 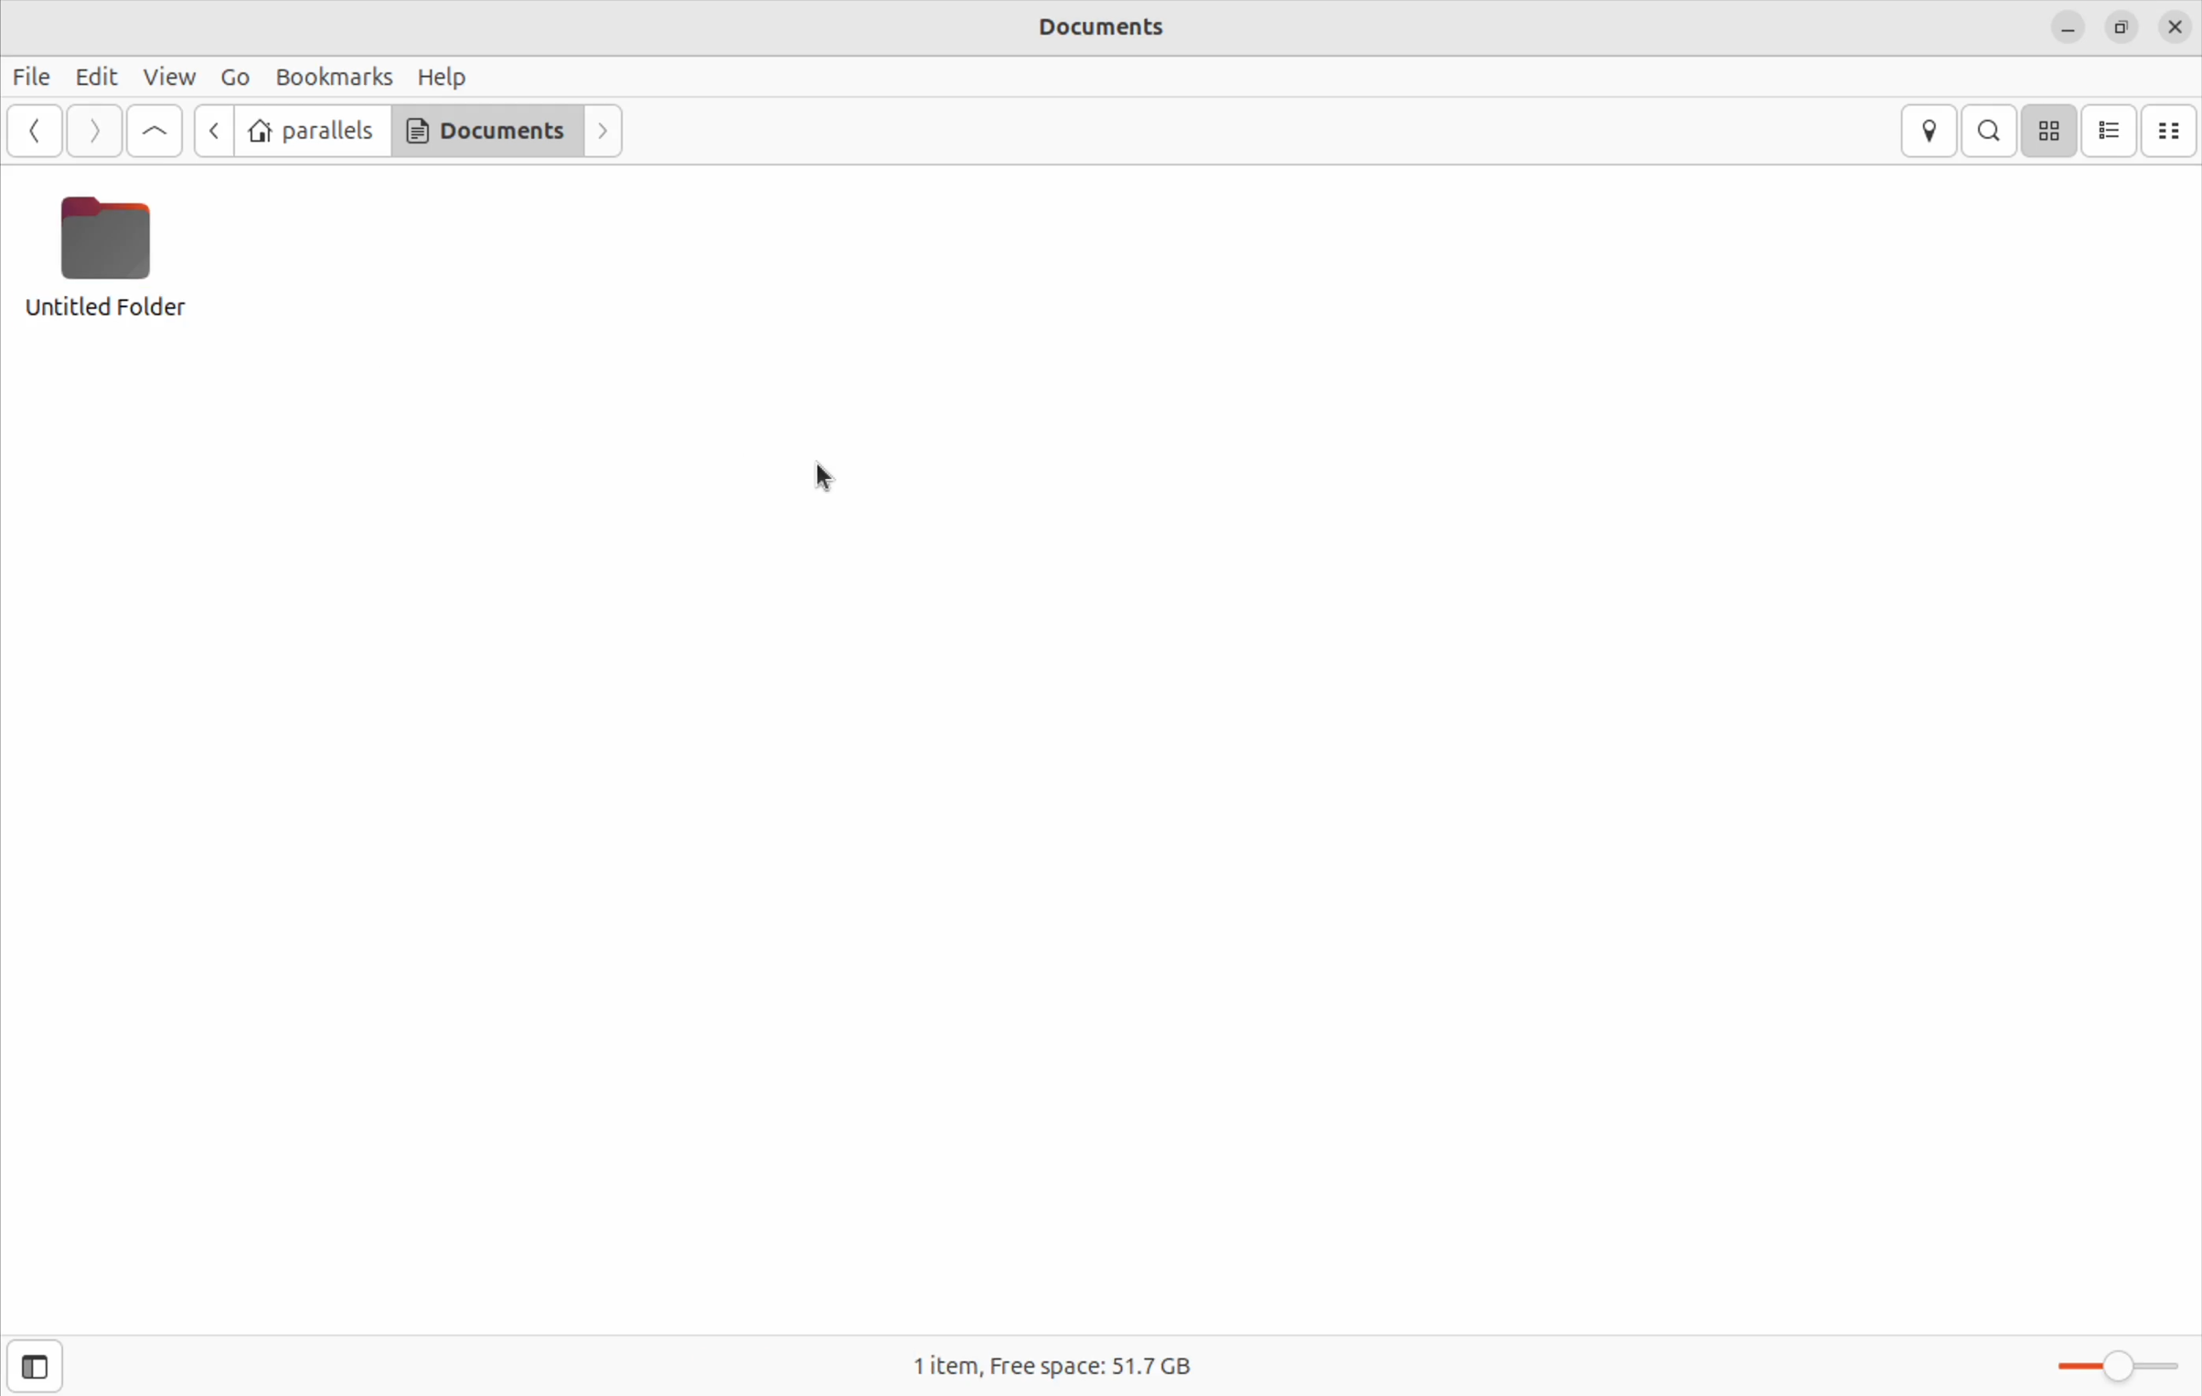 What do you see at coordinates (92, 130) in the screenshot?
I see `forward` at bounding box center [92, 130].